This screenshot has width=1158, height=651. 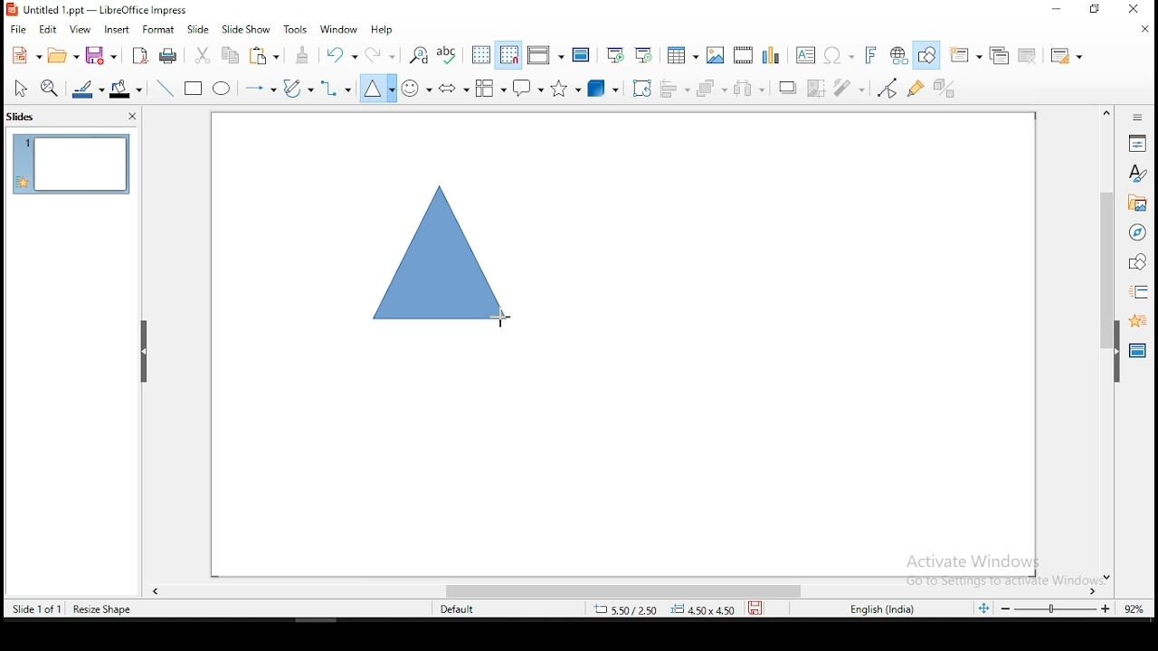 I want to click on fit to slide, so click(x=987, y=611).